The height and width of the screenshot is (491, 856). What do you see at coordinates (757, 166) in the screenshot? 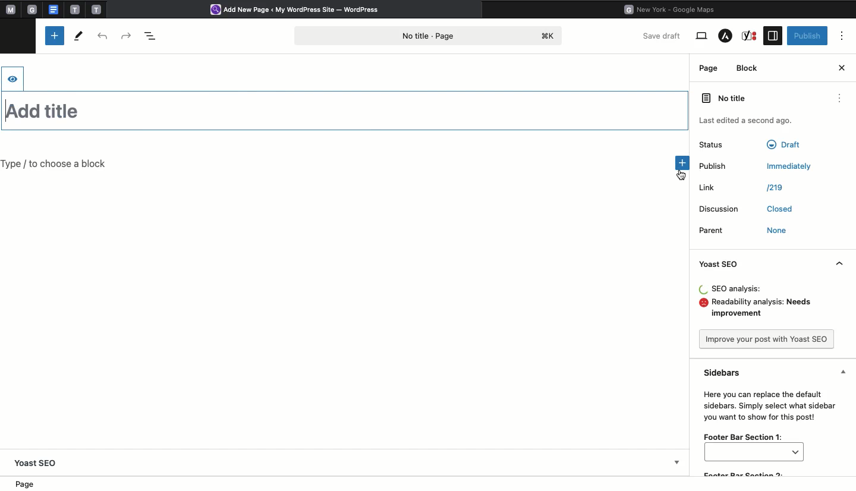
I see `Publish` at bounding box center [757, 166].